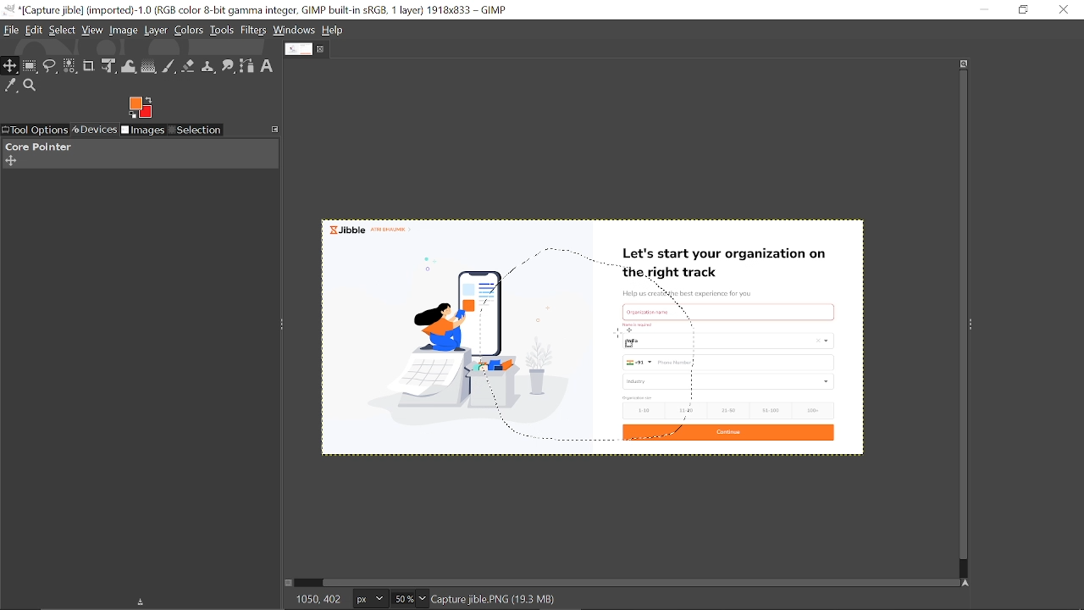  Describe the element at coordinates (1025, 9) in the screenshot. I see `Restore down` at that location.